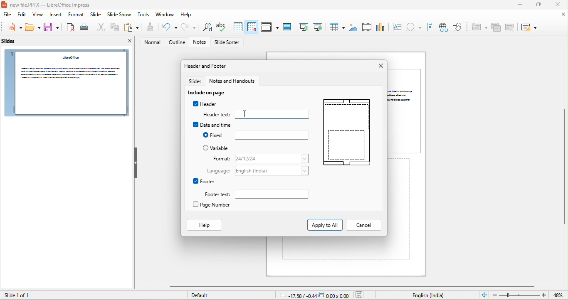 The image size is (568, 300). Describe the element at coordinates (66, 83) in the screenshot. I see `slide 1` at that location.